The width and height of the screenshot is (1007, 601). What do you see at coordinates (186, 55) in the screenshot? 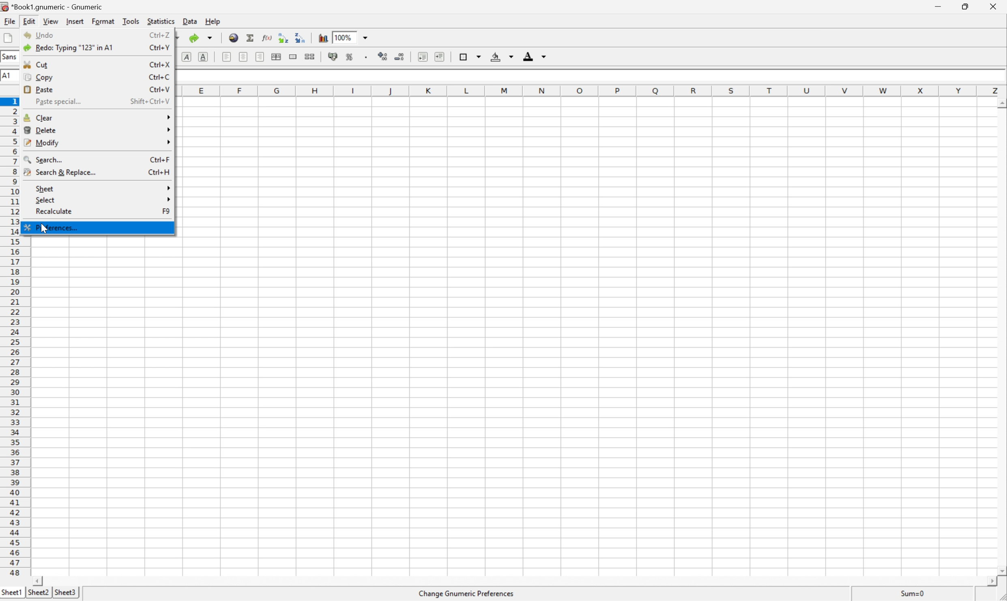
I see `italic` at bounding box center [186, 55].